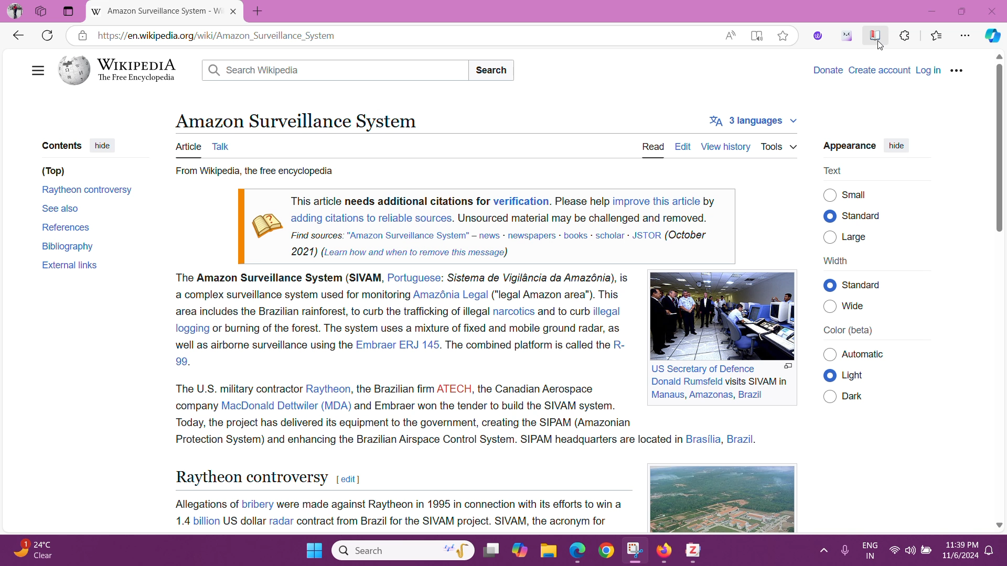 Image resolution: width=1007 pixels, height=566 pixels. Describe the element at coordinates (263, 345) in the screenshot. I see `well as airborne surveillance using the` at that location.